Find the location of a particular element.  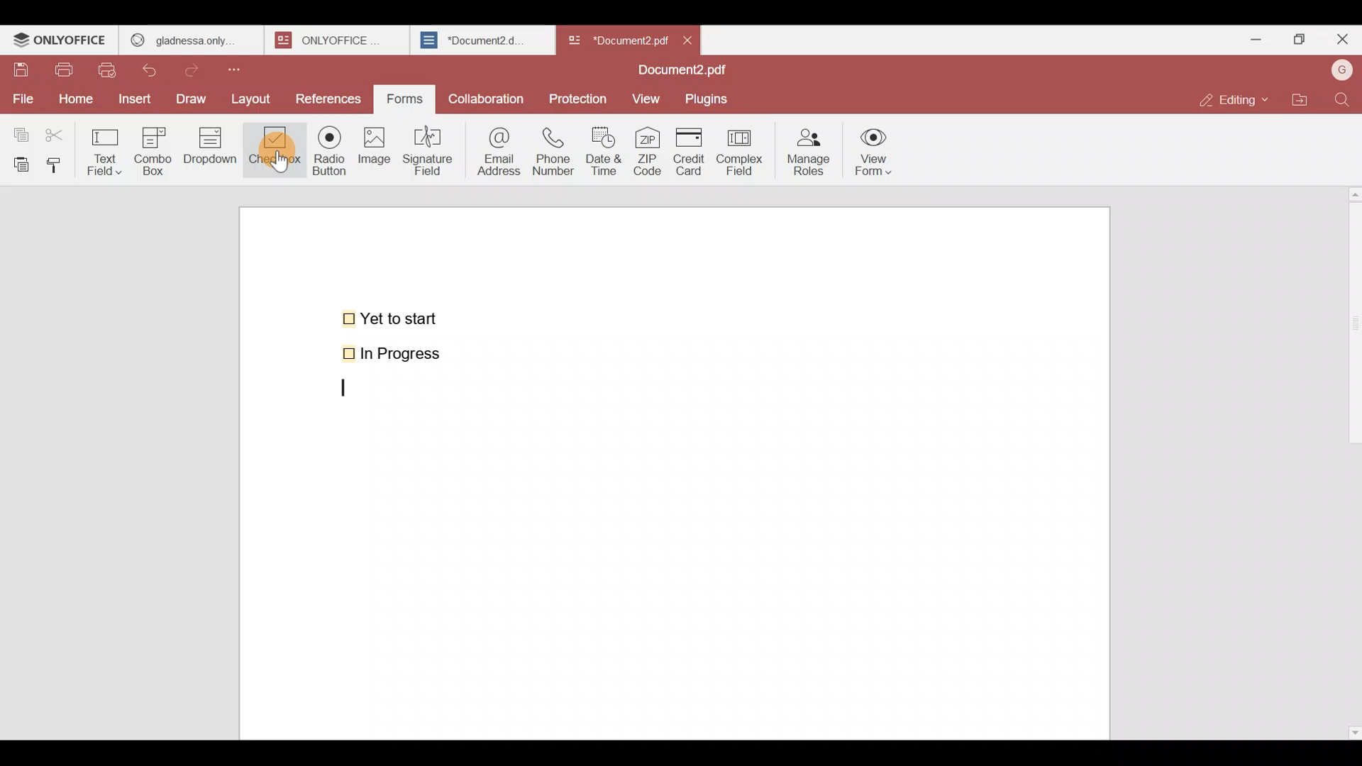

View form is located at coordinates (875, 152).